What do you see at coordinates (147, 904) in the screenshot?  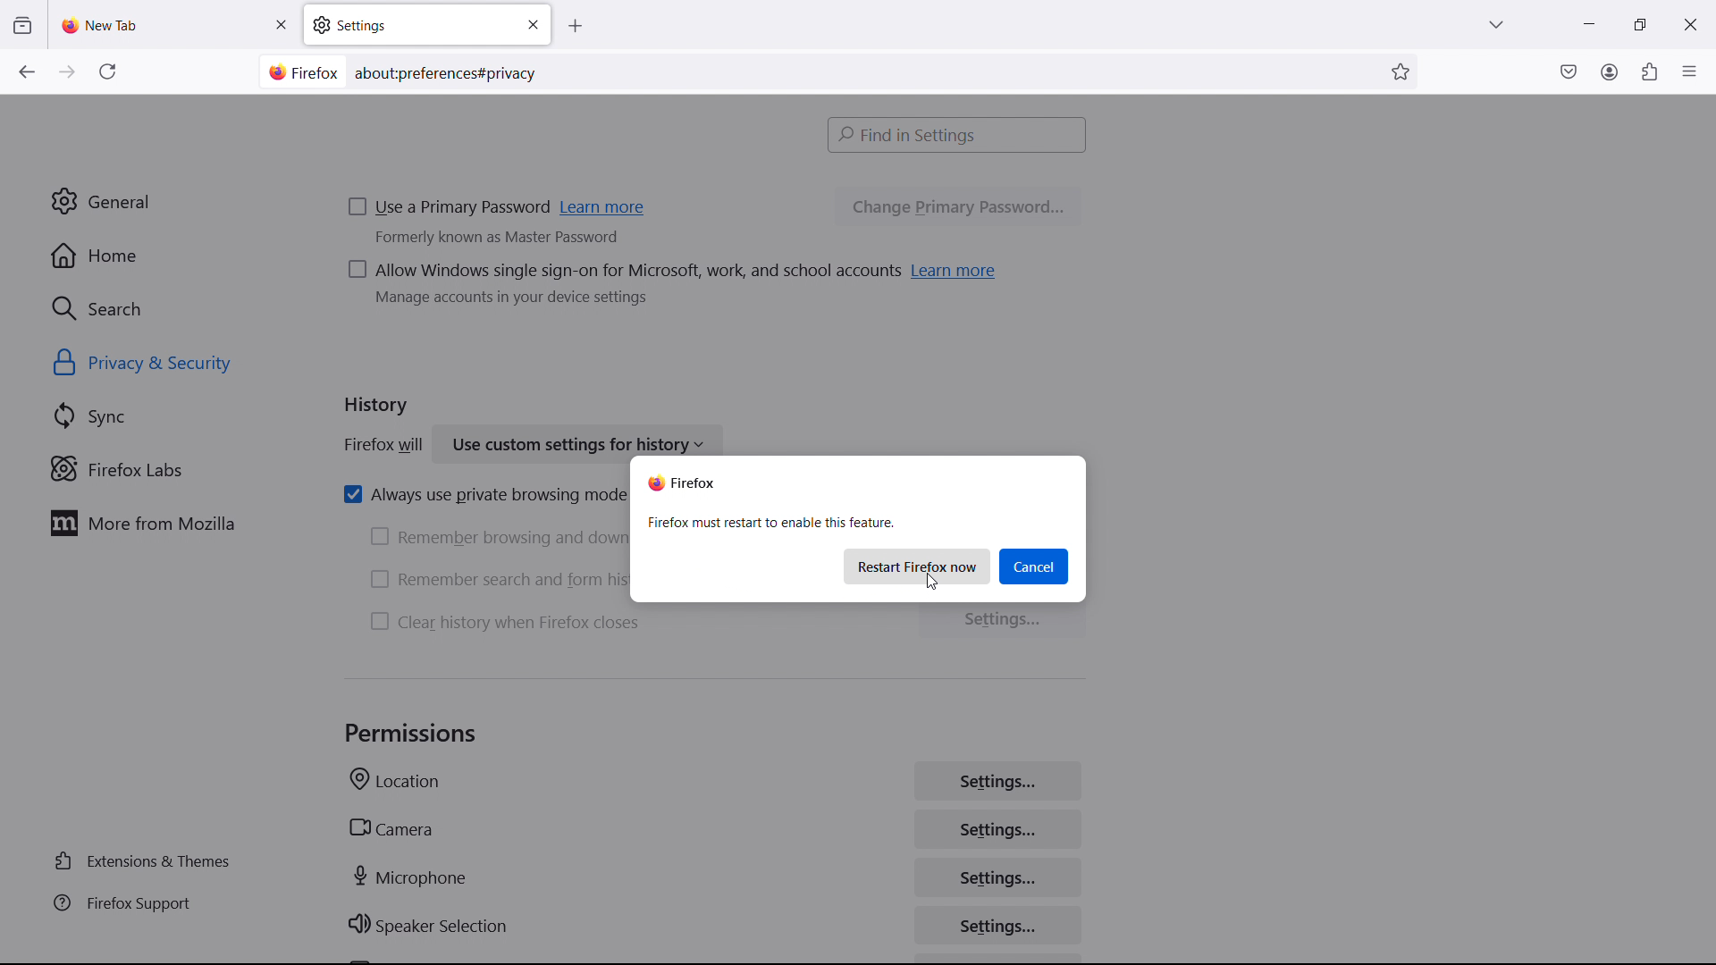 I see `firefox support` at bounding box center [147, 904].